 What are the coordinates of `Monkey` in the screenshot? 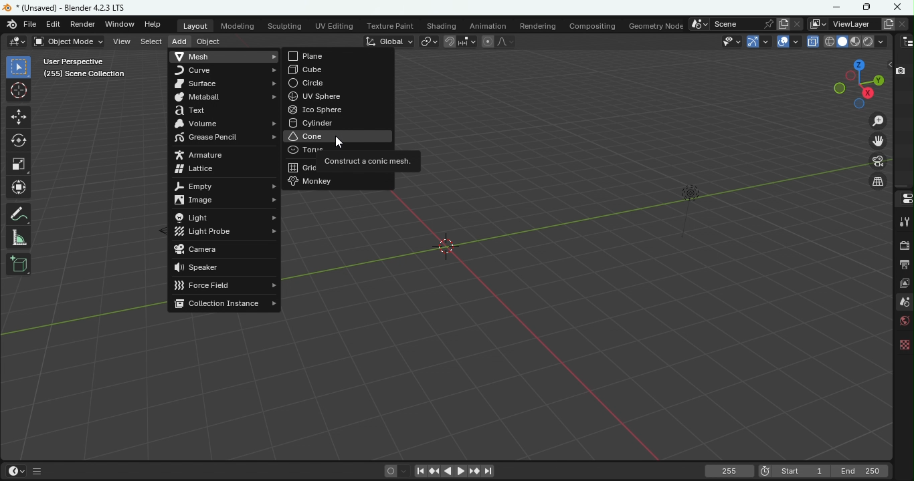 It's located at (337, 180).